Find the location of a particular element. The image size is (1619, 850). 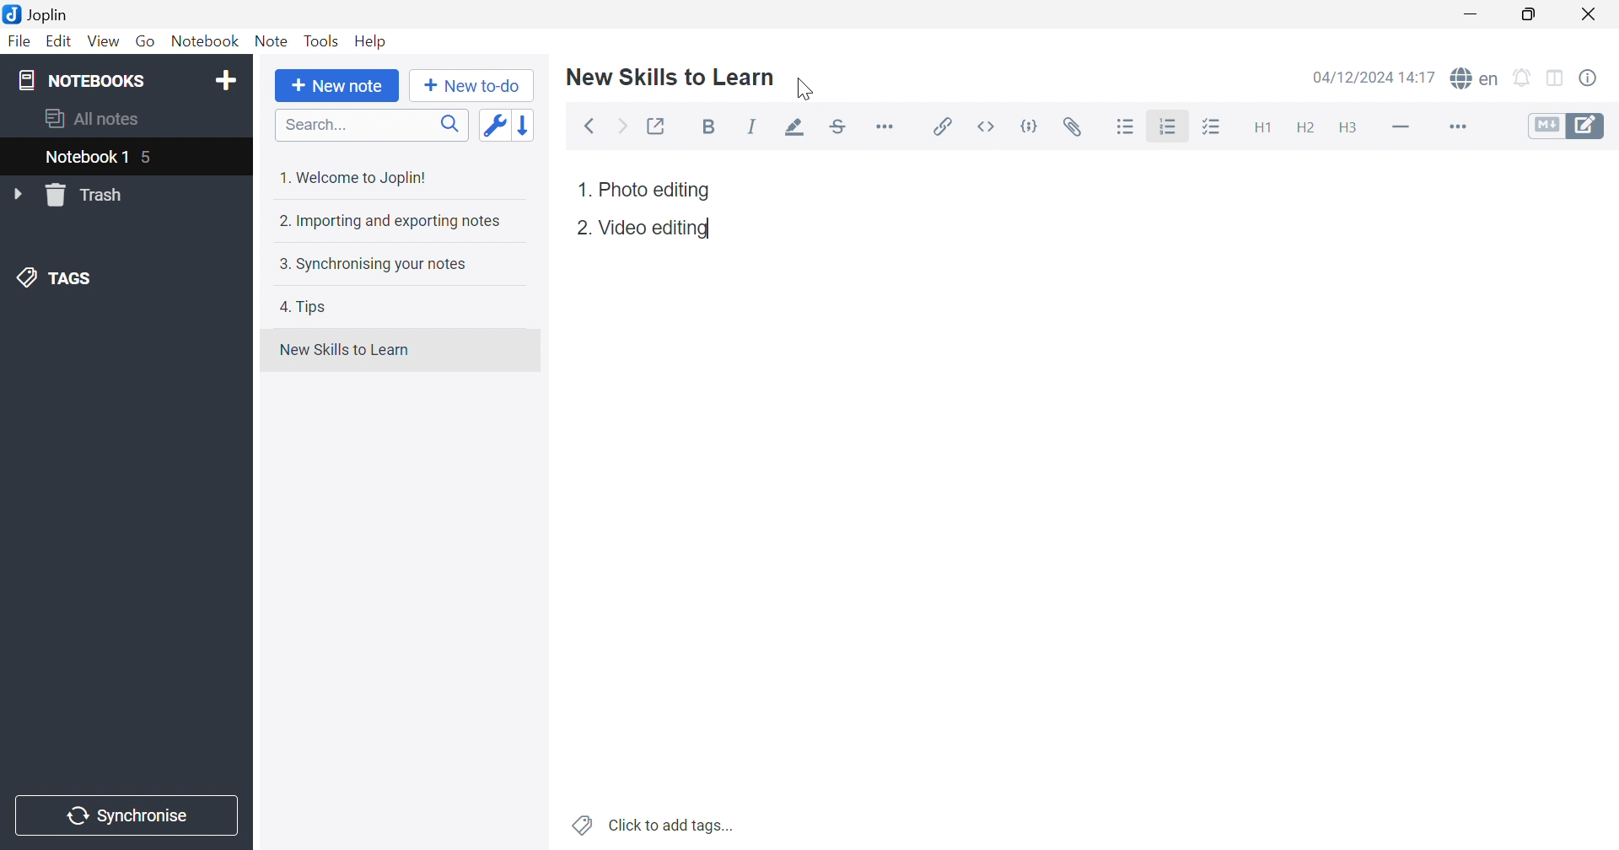

Highlight is located at coordinates (790, 129).